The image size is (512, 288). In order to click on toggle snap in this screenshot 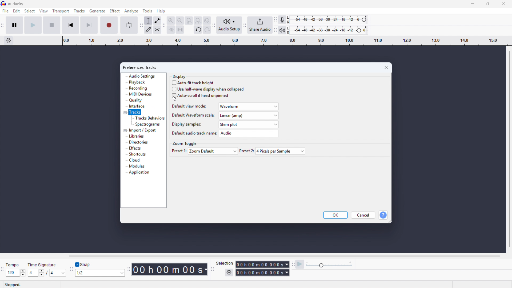, I will do `click(82, 265)`.